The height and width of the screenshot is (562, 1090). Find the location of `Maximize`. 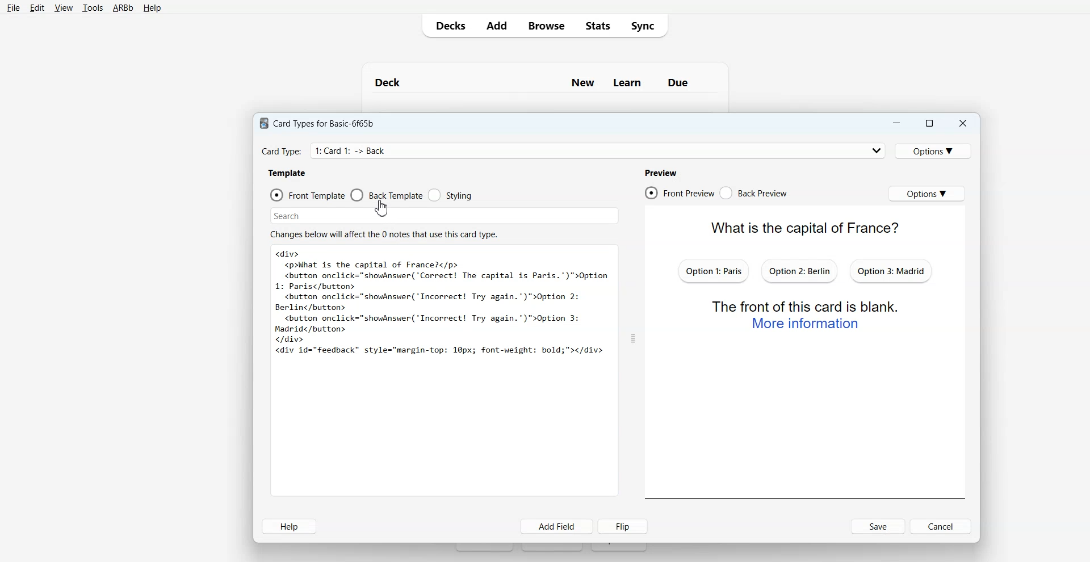

Maximize is located at coordinates (930, 123).